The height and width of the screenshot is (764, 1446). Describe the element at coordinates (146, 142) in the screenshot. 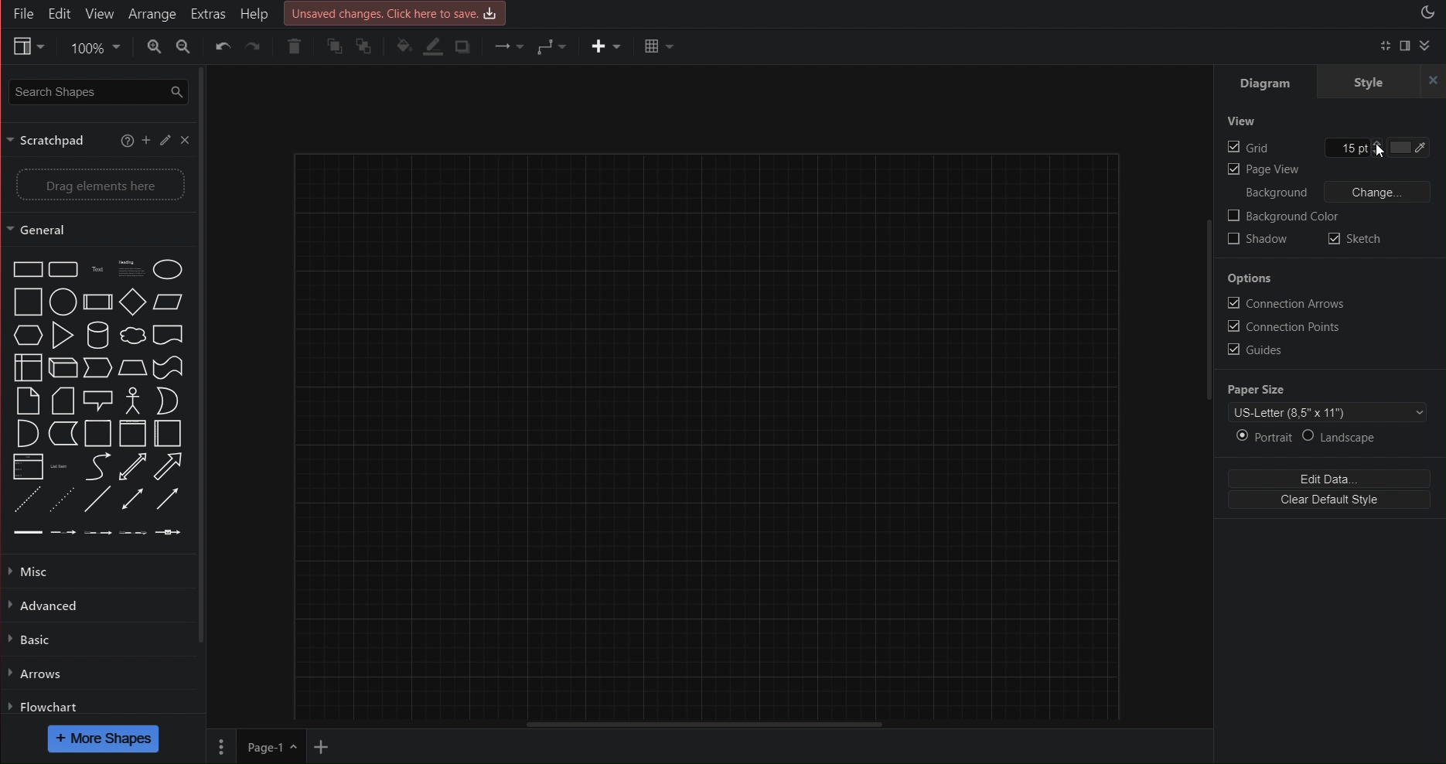

I see `Add` at that location.